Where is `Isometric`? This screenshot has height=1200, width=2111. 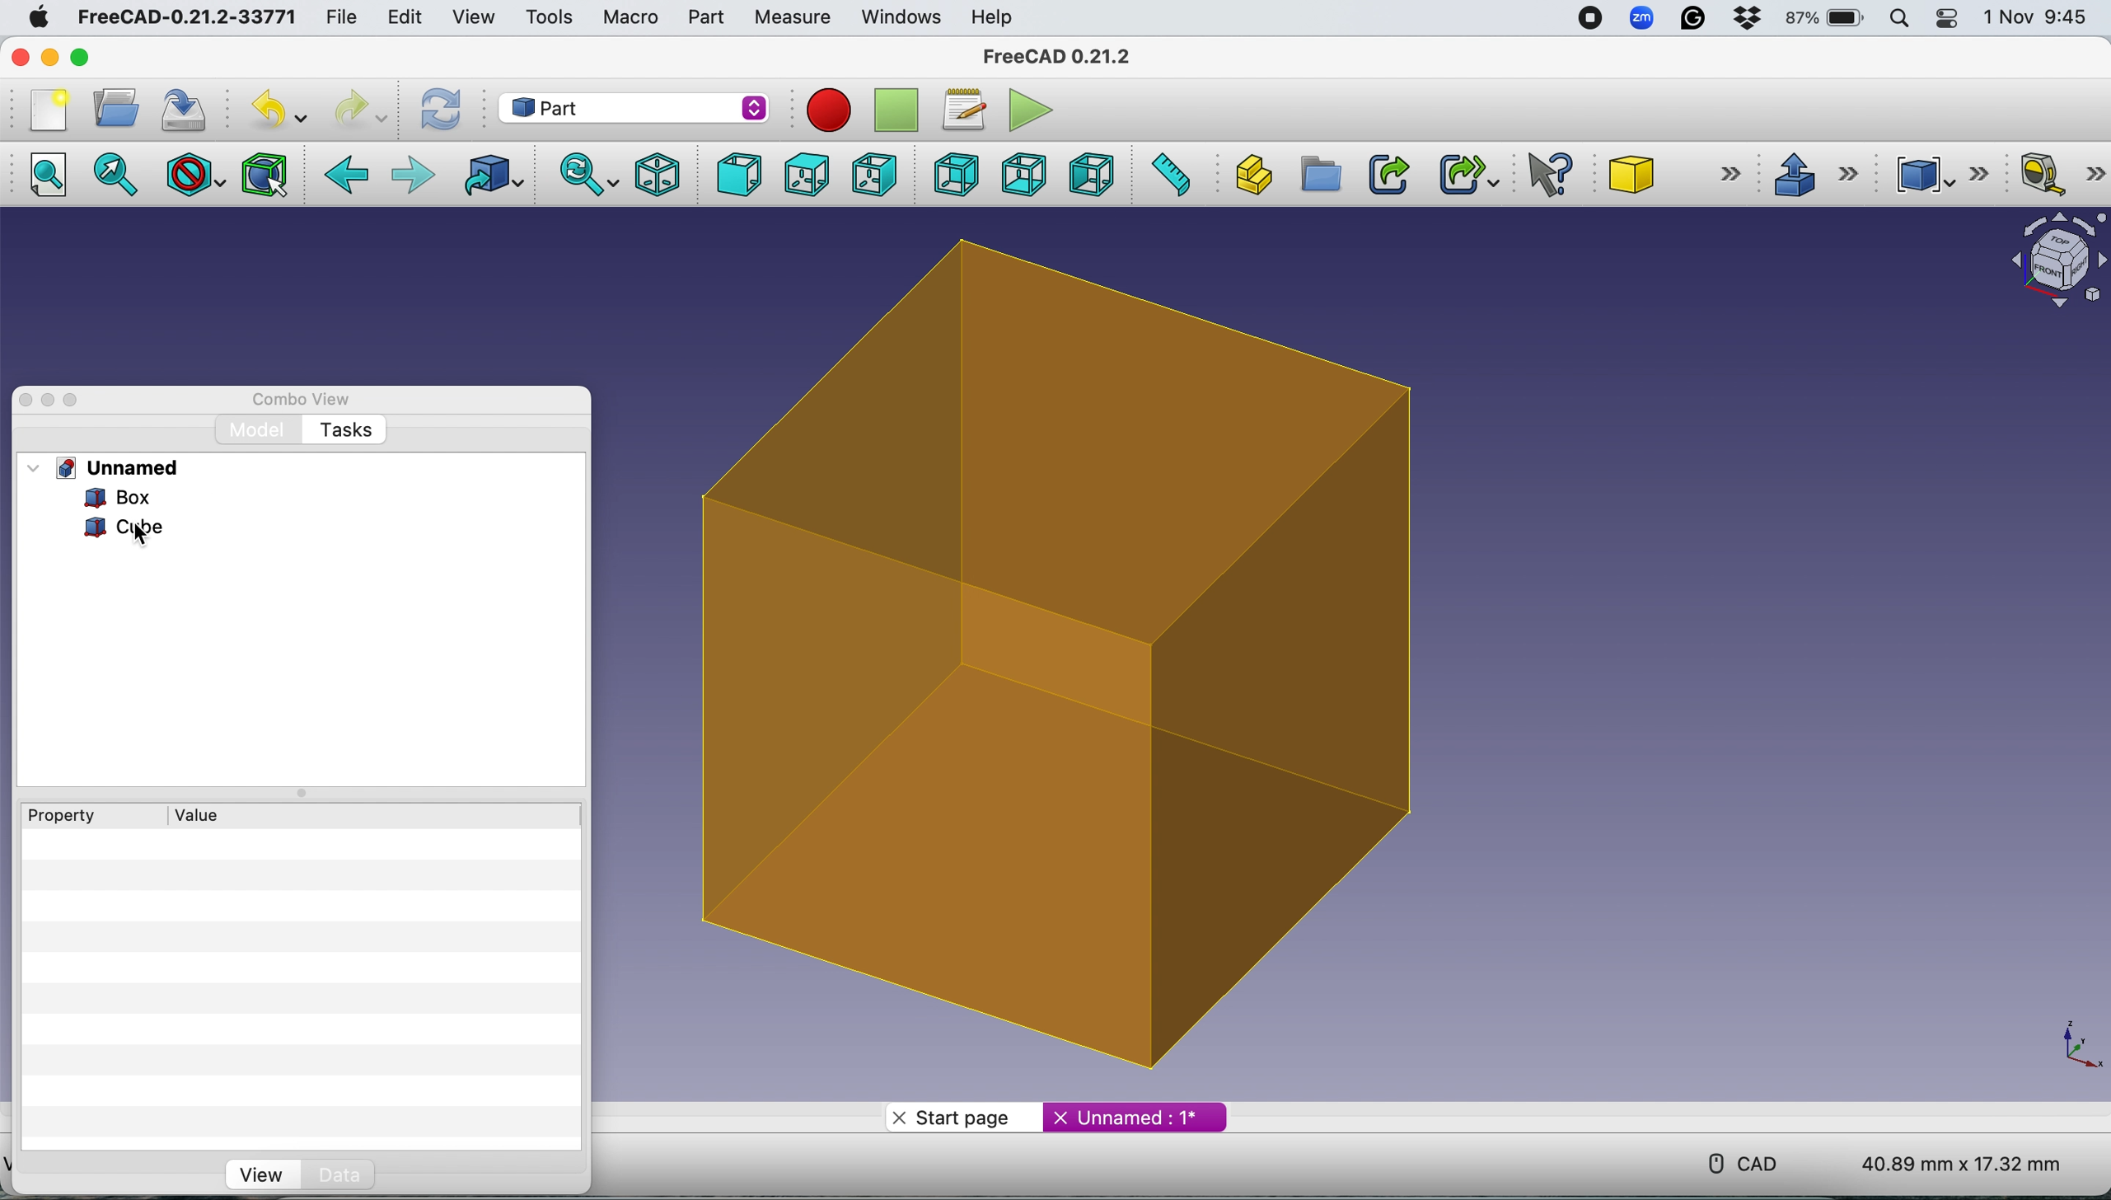
Isometric is located at coordinates (658, 172).